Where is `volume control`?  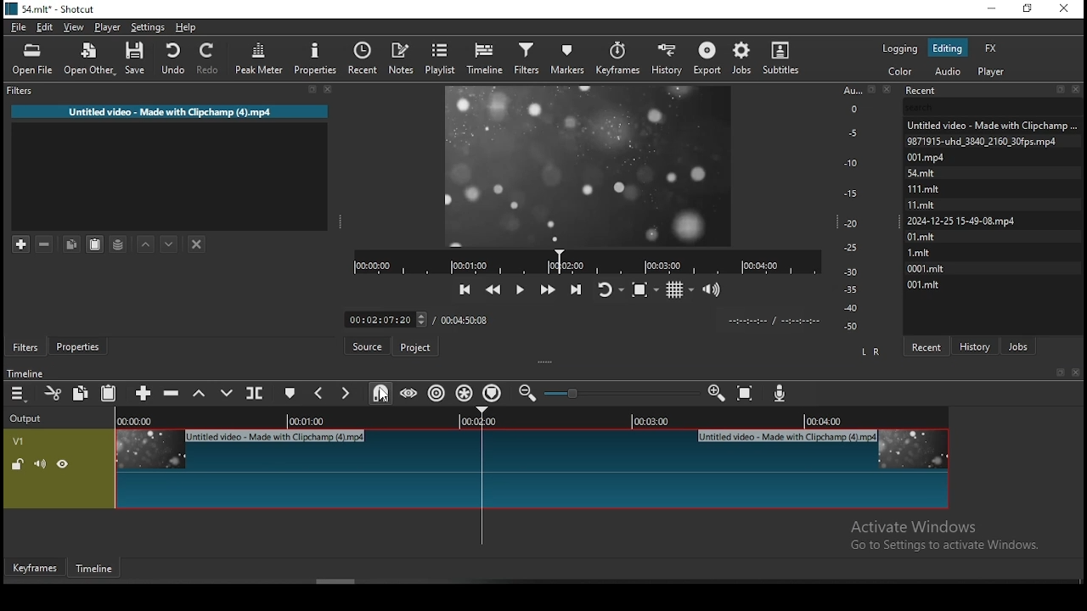
volume control is located at coordinates (712, 290).